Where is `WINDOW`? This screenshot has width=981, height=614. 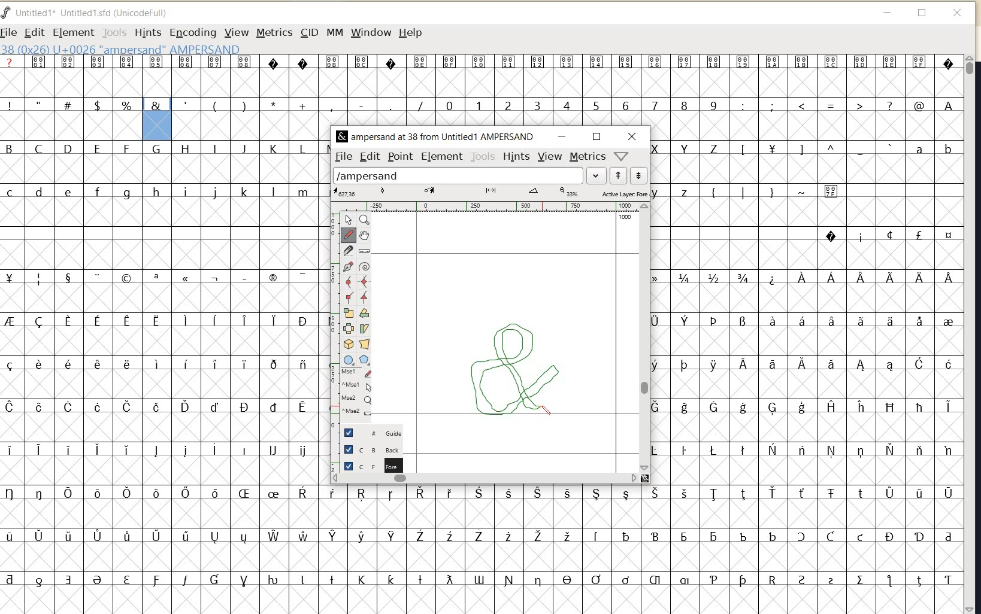
WINDOW is located at coordinates (371, 32).